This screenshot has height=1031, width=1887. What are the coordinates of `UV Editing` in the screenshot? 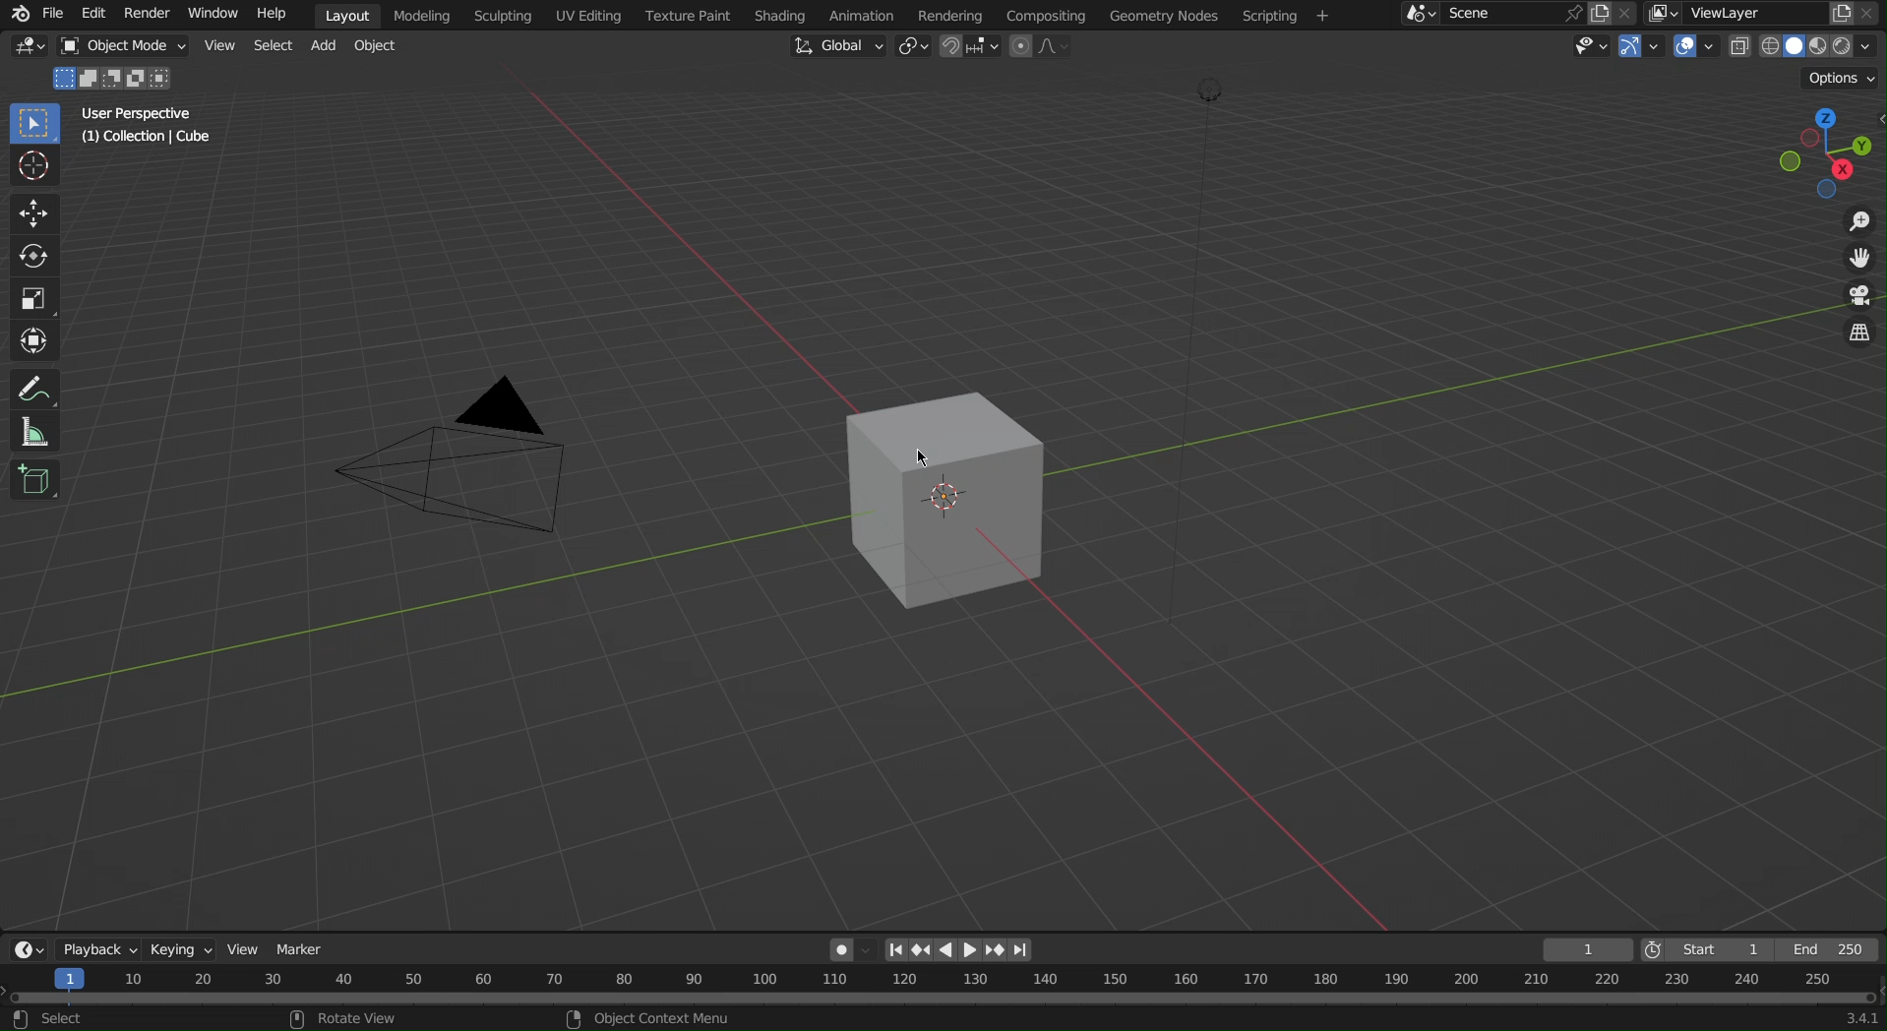 It's located at (585, 16).